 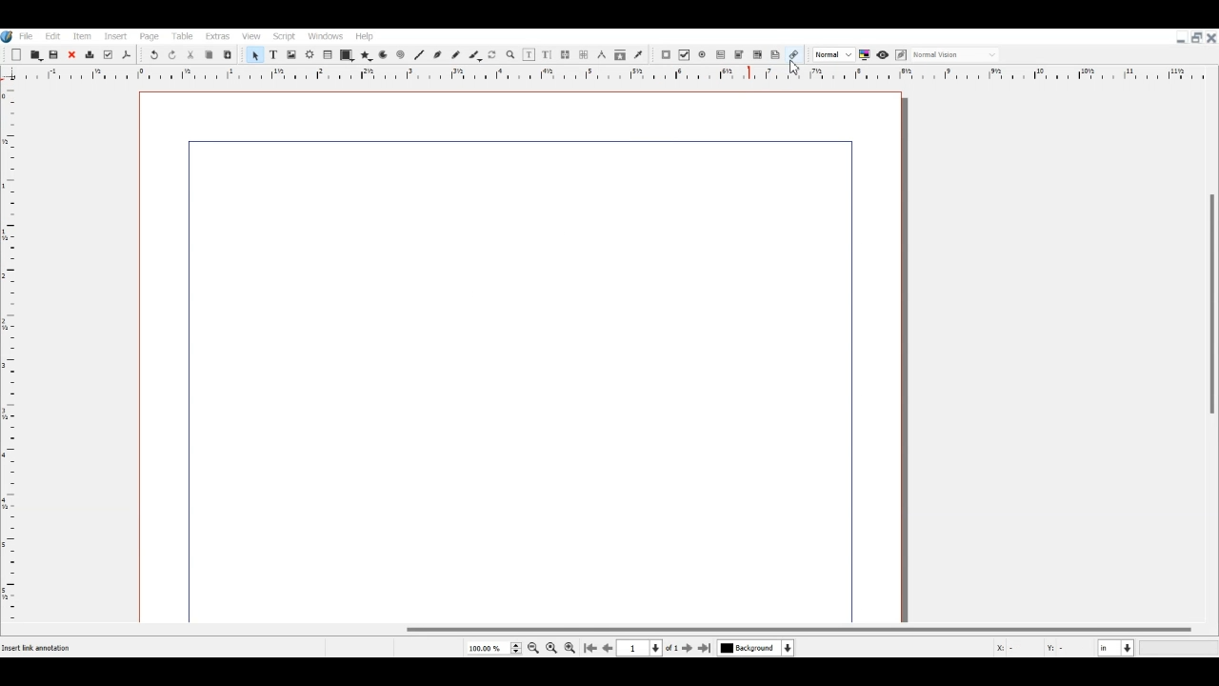 What do you see at coordinates (173, 55) in the screenshot?
I see `Redo` at bounding box center [173, 55].